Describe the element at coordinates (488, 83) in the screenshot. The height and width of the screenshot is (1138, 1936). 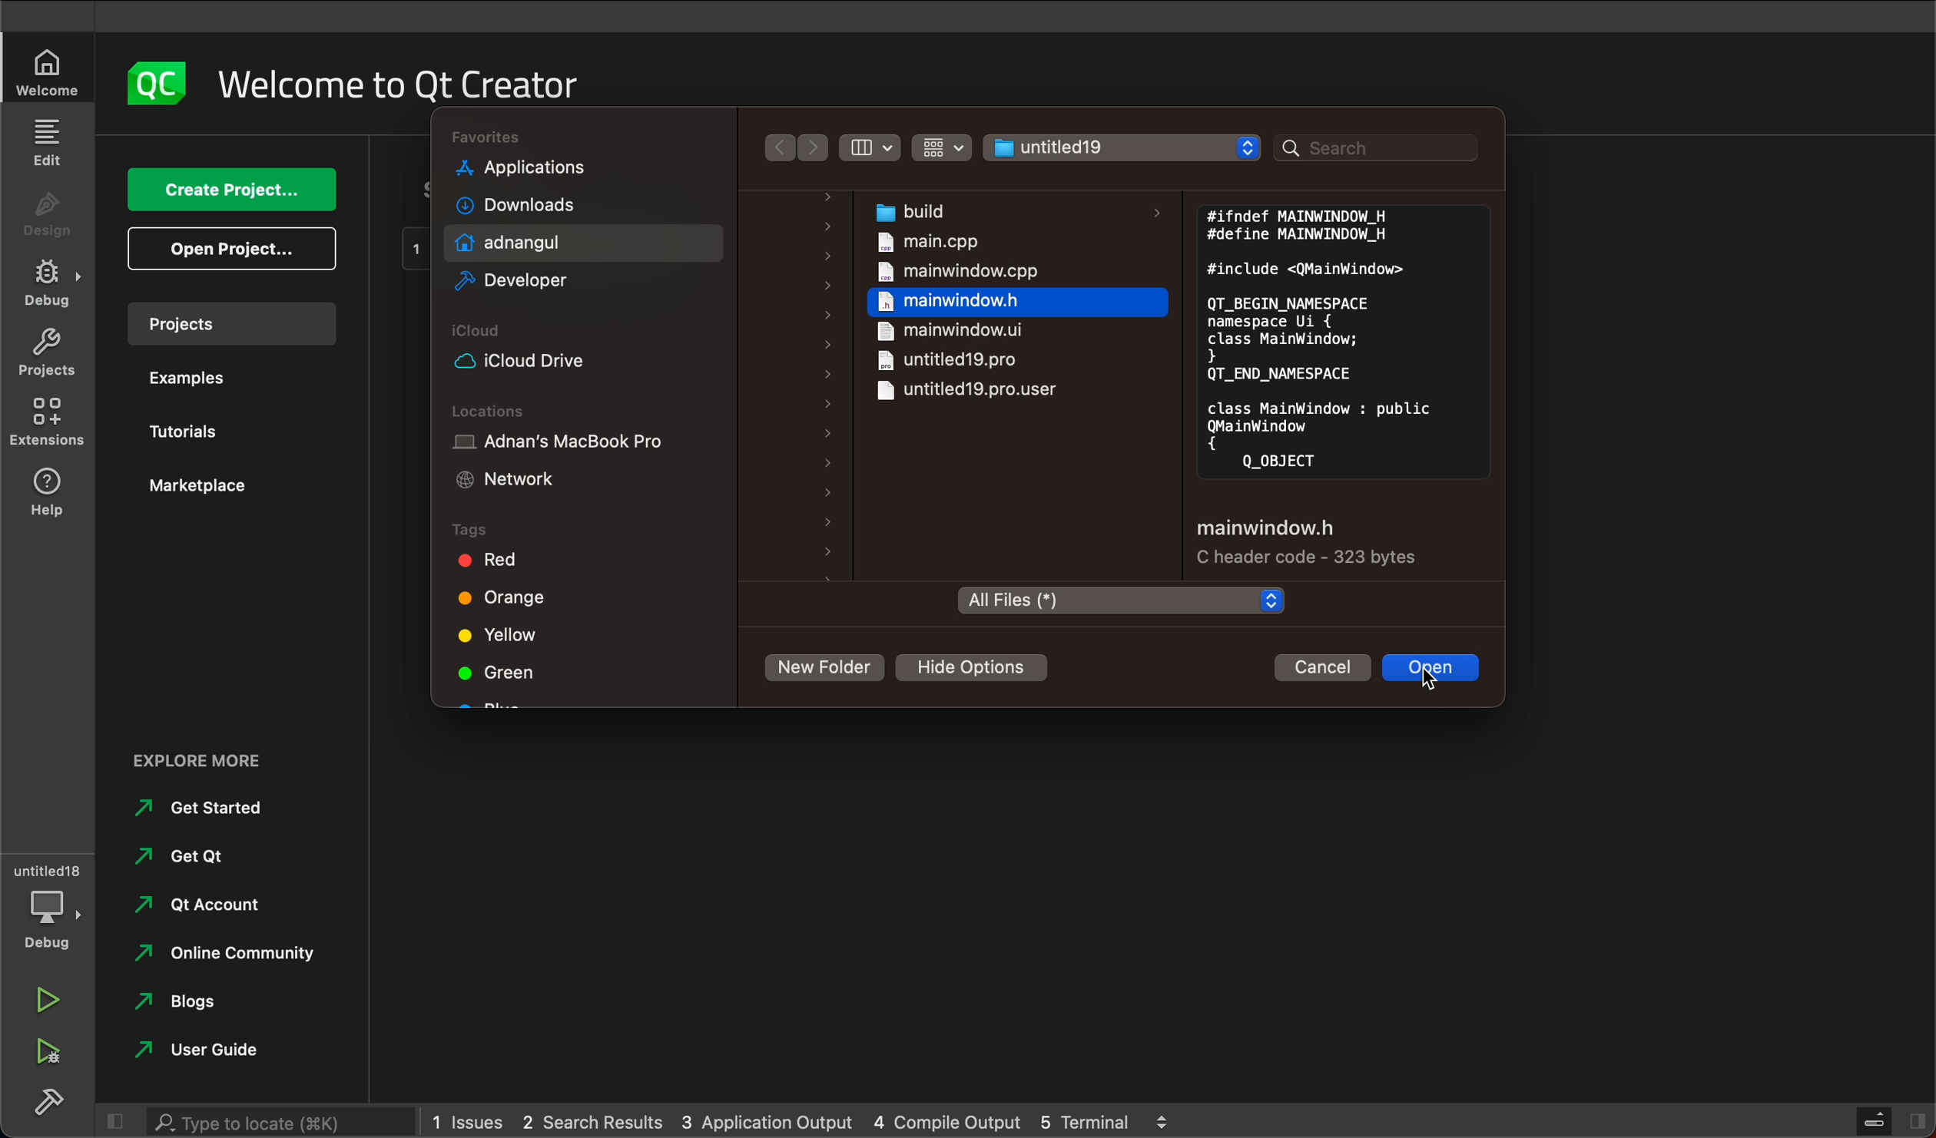
I see `welcome ` at that location.